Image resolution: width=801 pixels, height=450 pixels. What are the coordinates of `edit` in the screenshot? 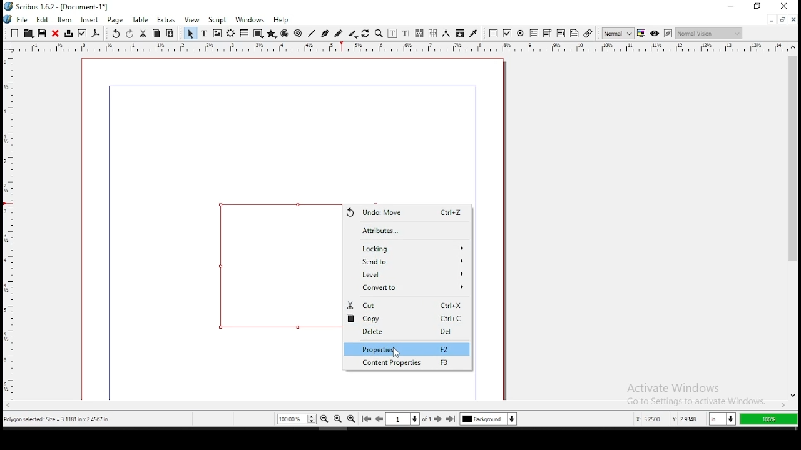 It's located at (43, 19).